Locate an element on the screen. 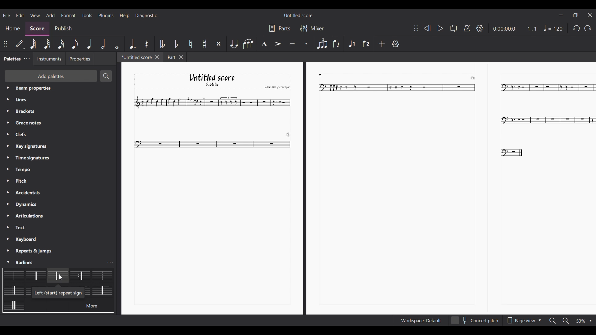  Barline options is located at coordinates (57, 276).